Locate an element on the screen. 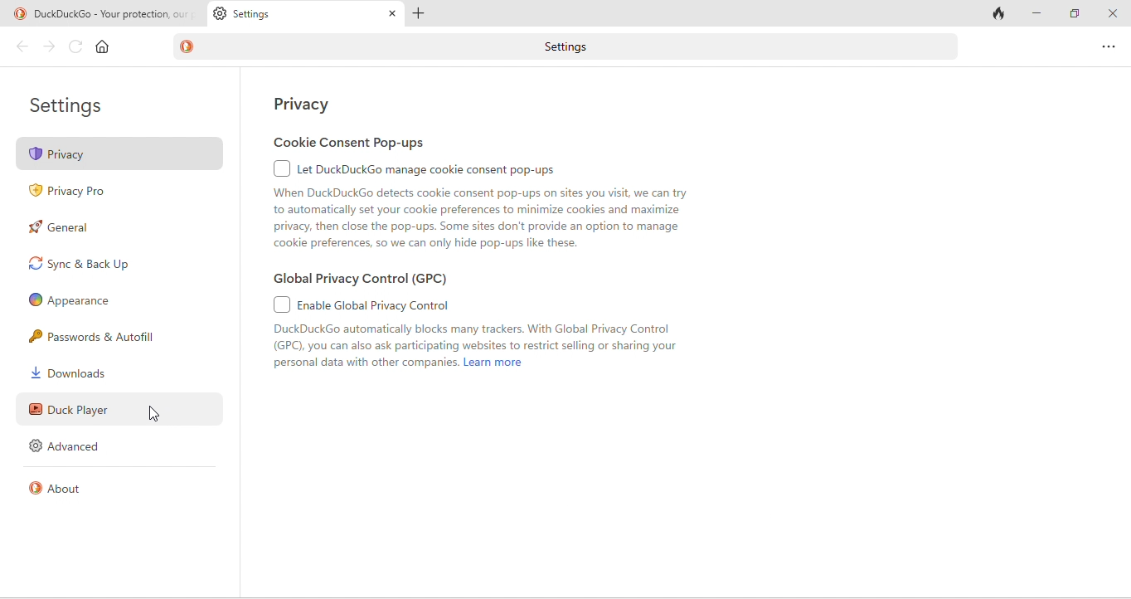  general is located at coordinates (66, 228).